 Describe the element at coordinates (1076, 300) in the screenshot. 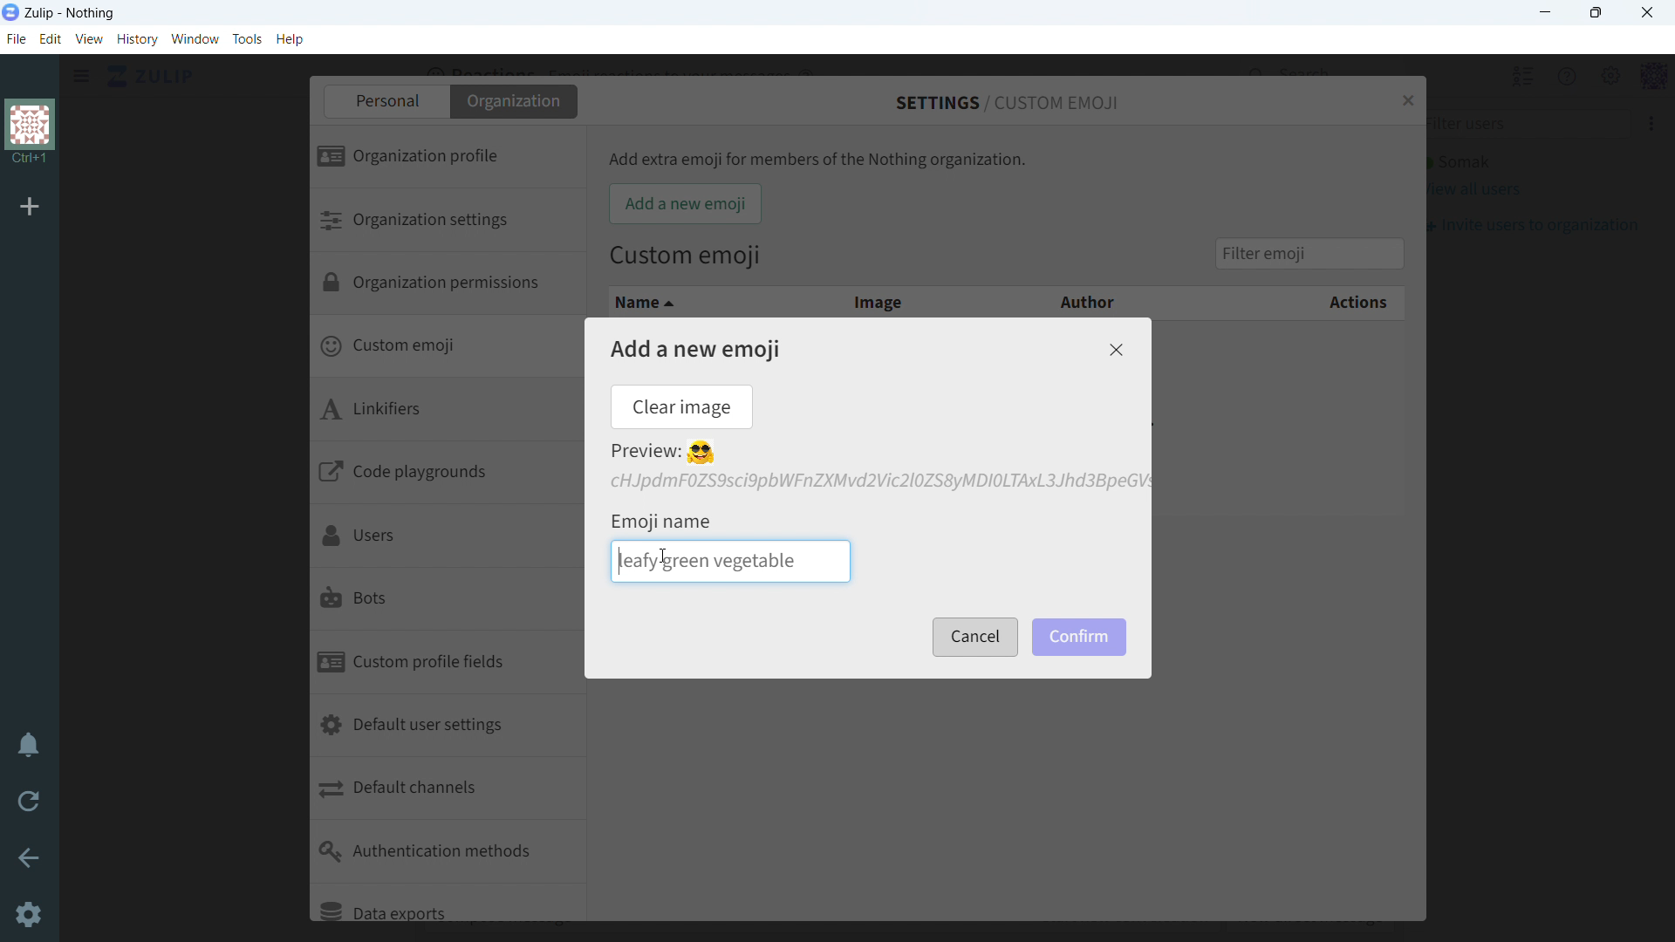

I see `author` at that location.